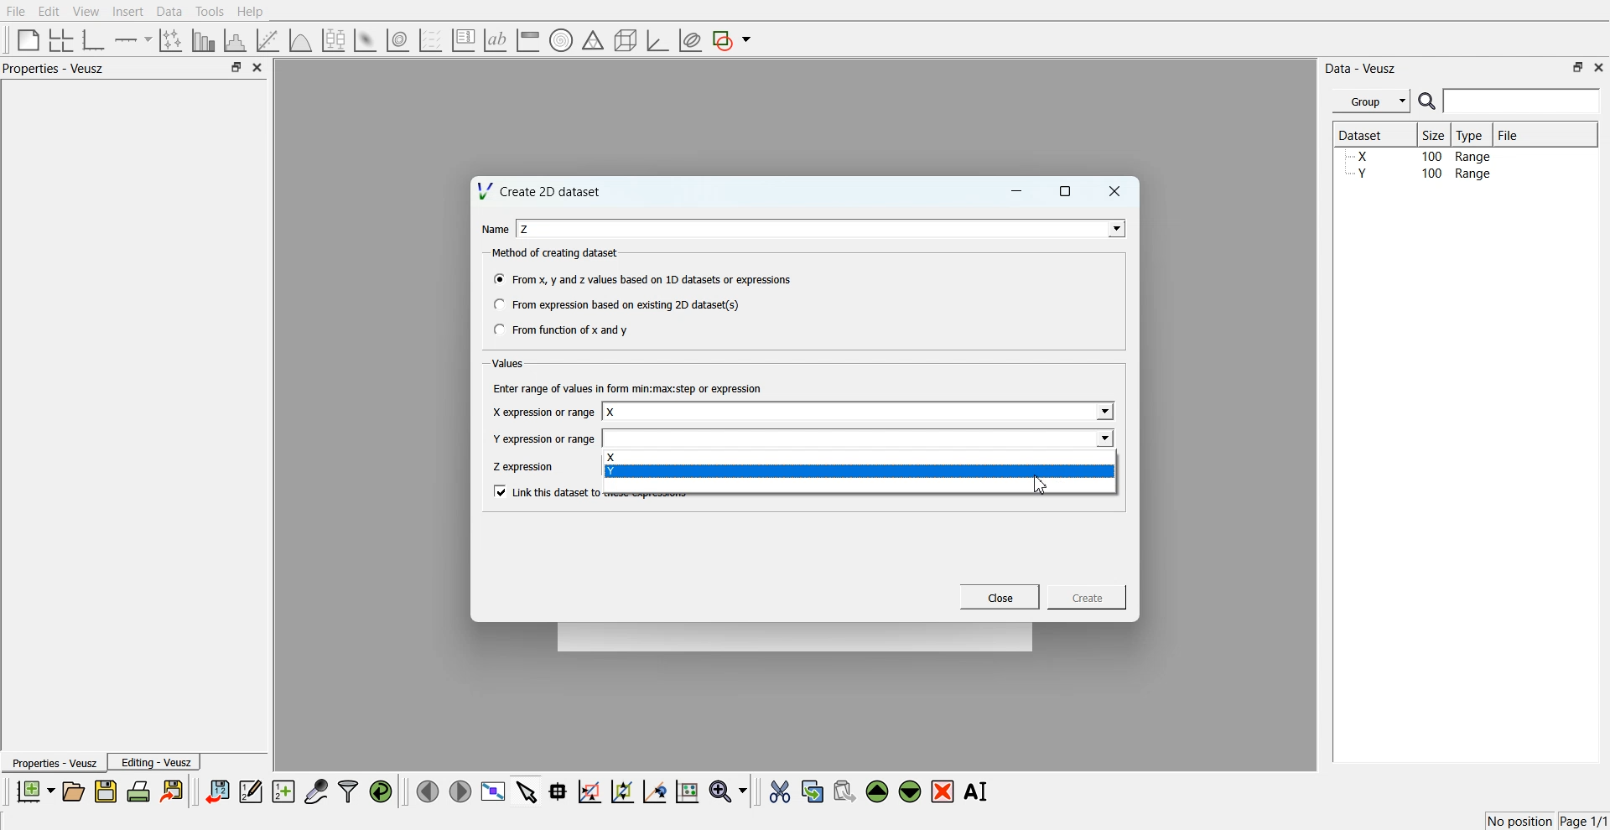 The image size is (1610, 830). I want to click on Drop down, so click(1103, 438).